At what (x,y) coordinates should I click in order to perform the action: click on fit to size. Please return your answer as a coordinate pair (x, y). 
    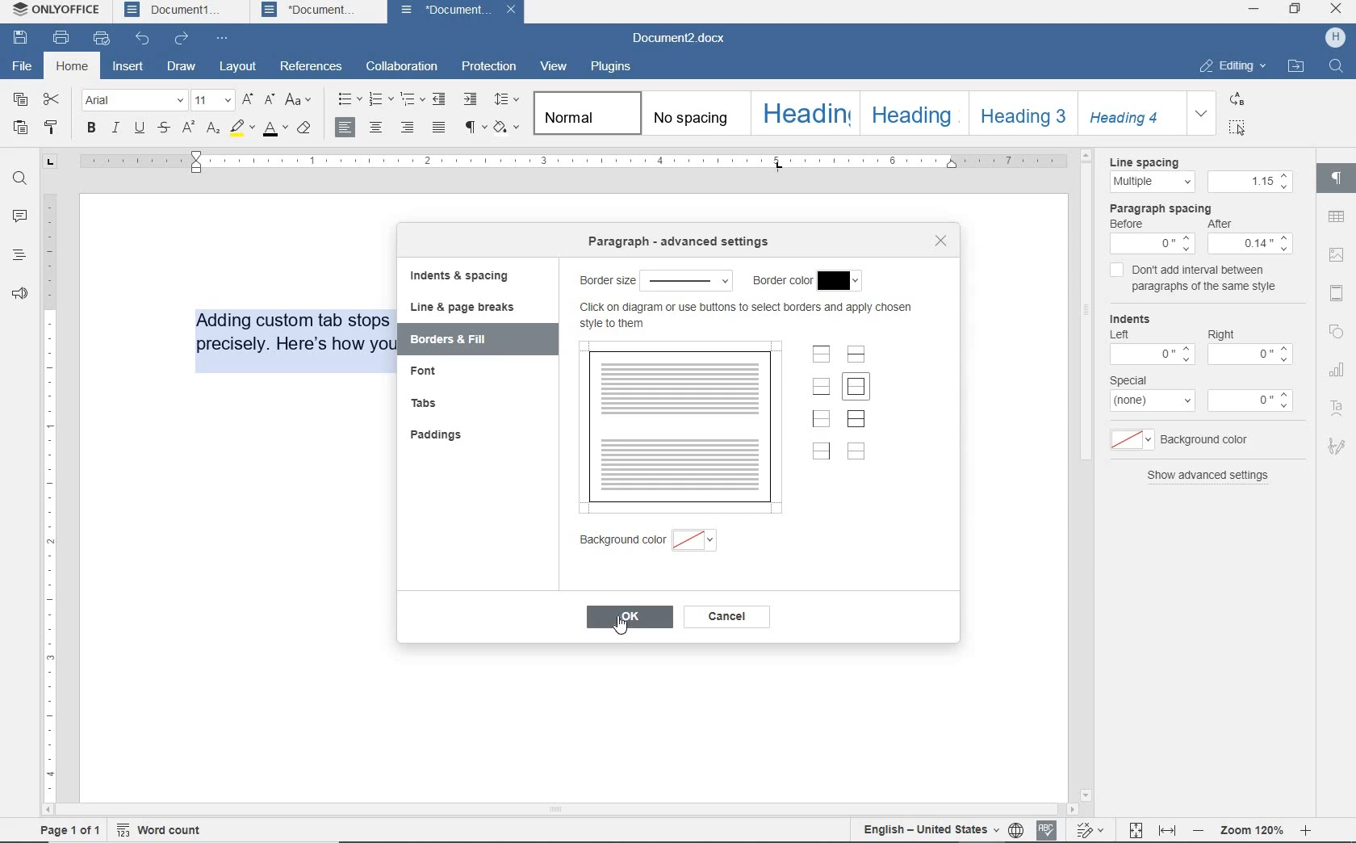
    Looking at the image, I should click on (1166, 829).